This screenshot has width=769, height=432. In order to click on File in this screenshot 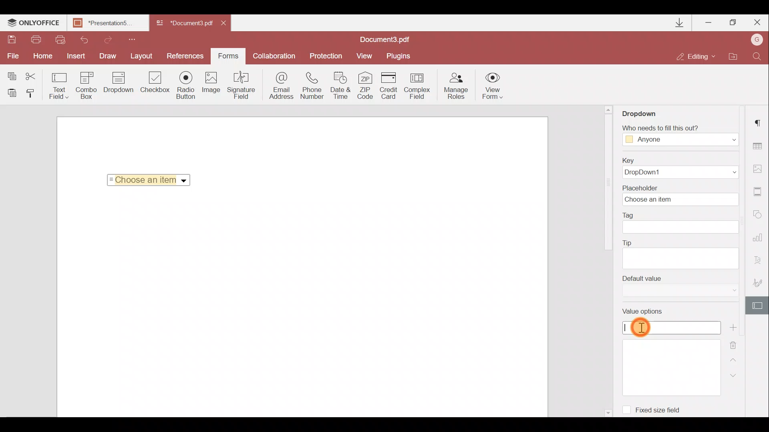, I will do `click(12, 56)`.